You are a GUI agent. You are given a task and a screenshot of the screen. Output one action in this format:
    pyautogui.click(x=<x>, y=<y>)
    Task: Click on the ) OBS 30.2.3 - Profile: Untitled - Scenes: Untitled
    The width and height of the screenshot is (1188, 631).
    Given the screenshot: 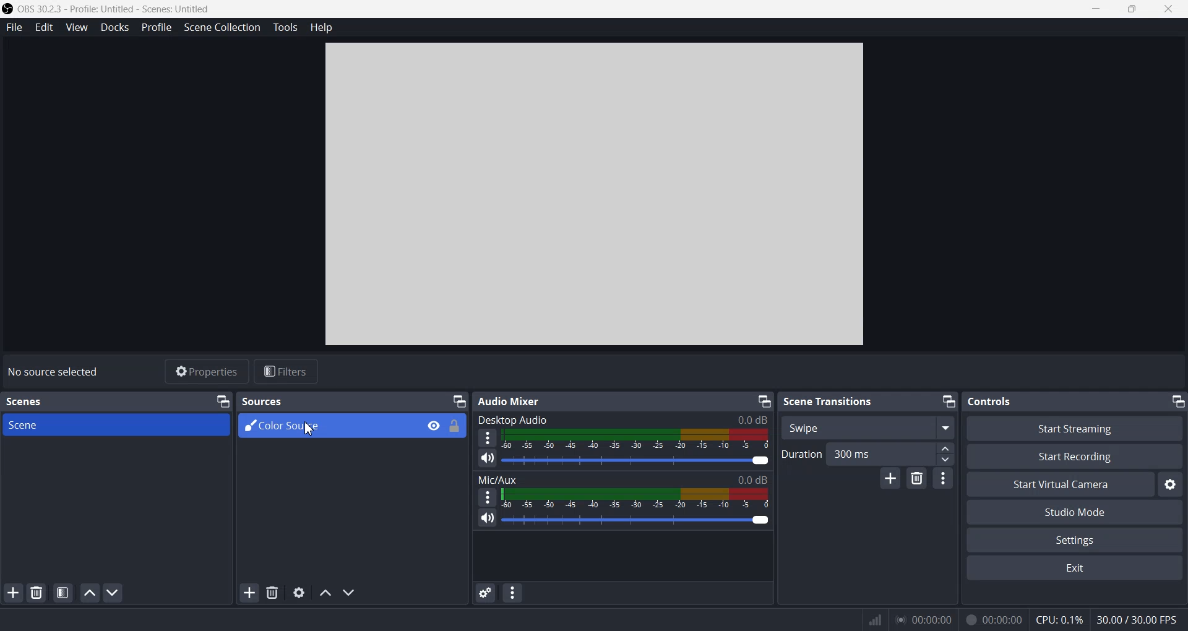 What is the action you would take?
    pyautogui.click(x=111, y=8)
    